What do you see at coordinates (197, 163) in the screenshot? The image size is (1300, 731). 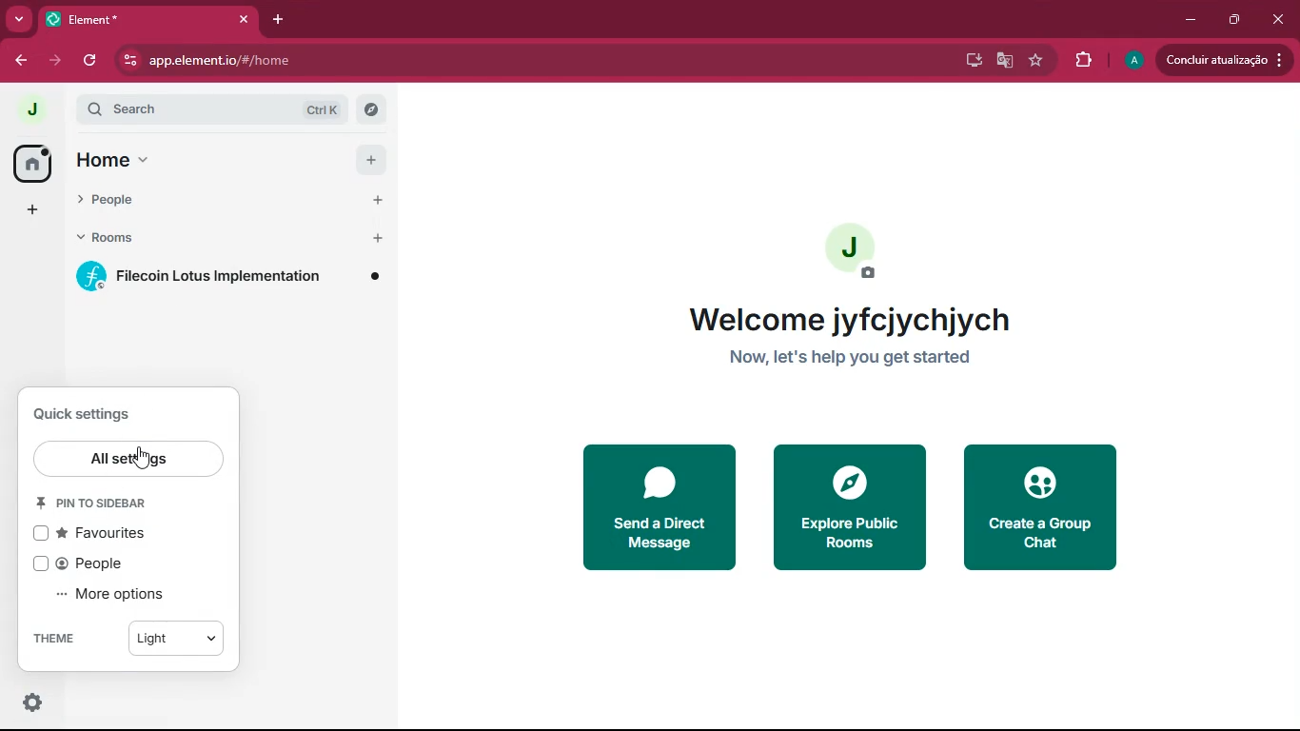 I see `home` at bounding box center [197, 163].